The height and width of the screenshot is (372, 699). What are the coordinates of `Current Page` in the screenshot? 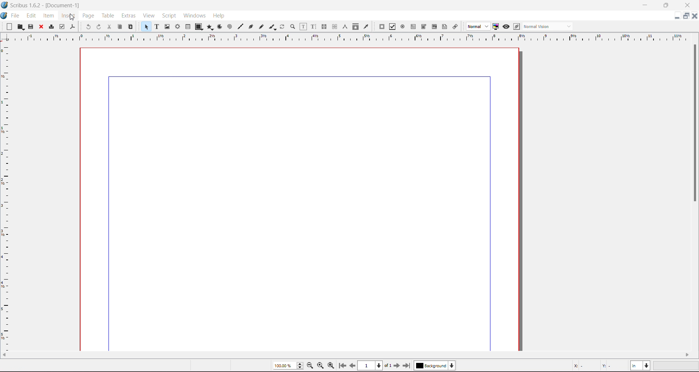 It's located at (299, 198).